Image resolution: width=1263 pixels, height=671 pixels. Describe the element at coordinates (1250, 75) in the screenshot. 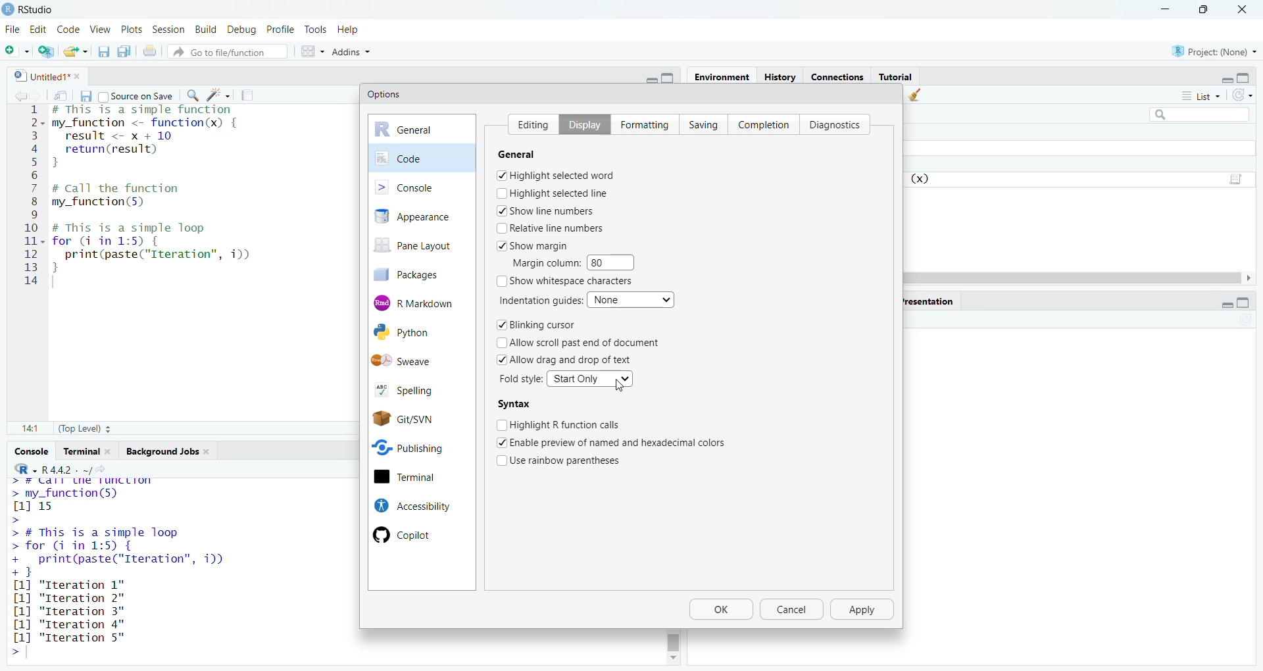

I see `maximize` at that location.